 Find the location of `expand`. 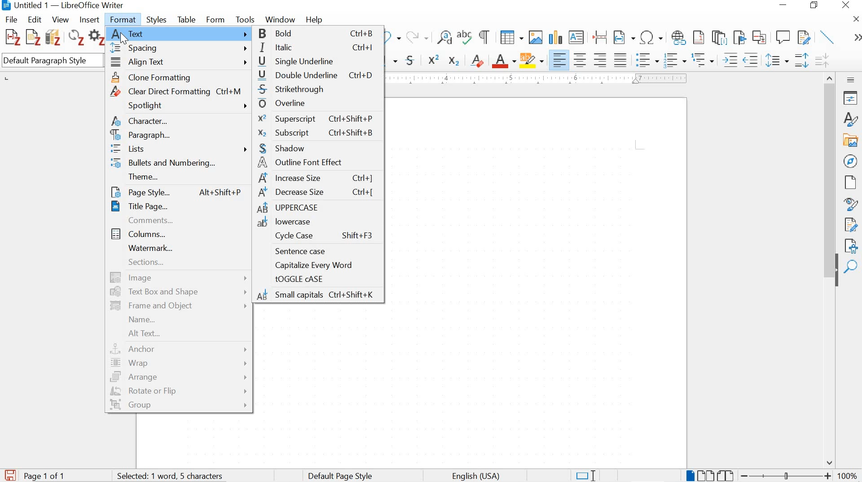

expand is located at coordinates (856, 38).